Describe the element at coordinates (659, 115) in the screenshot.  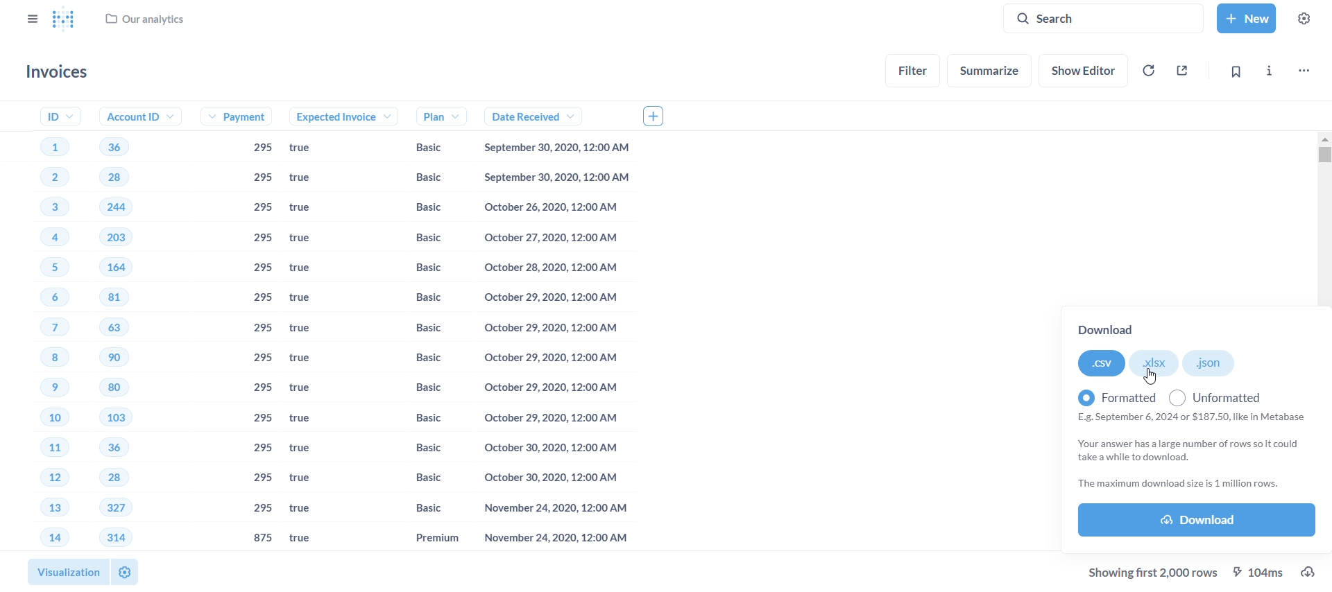
I see `add column` at that location.